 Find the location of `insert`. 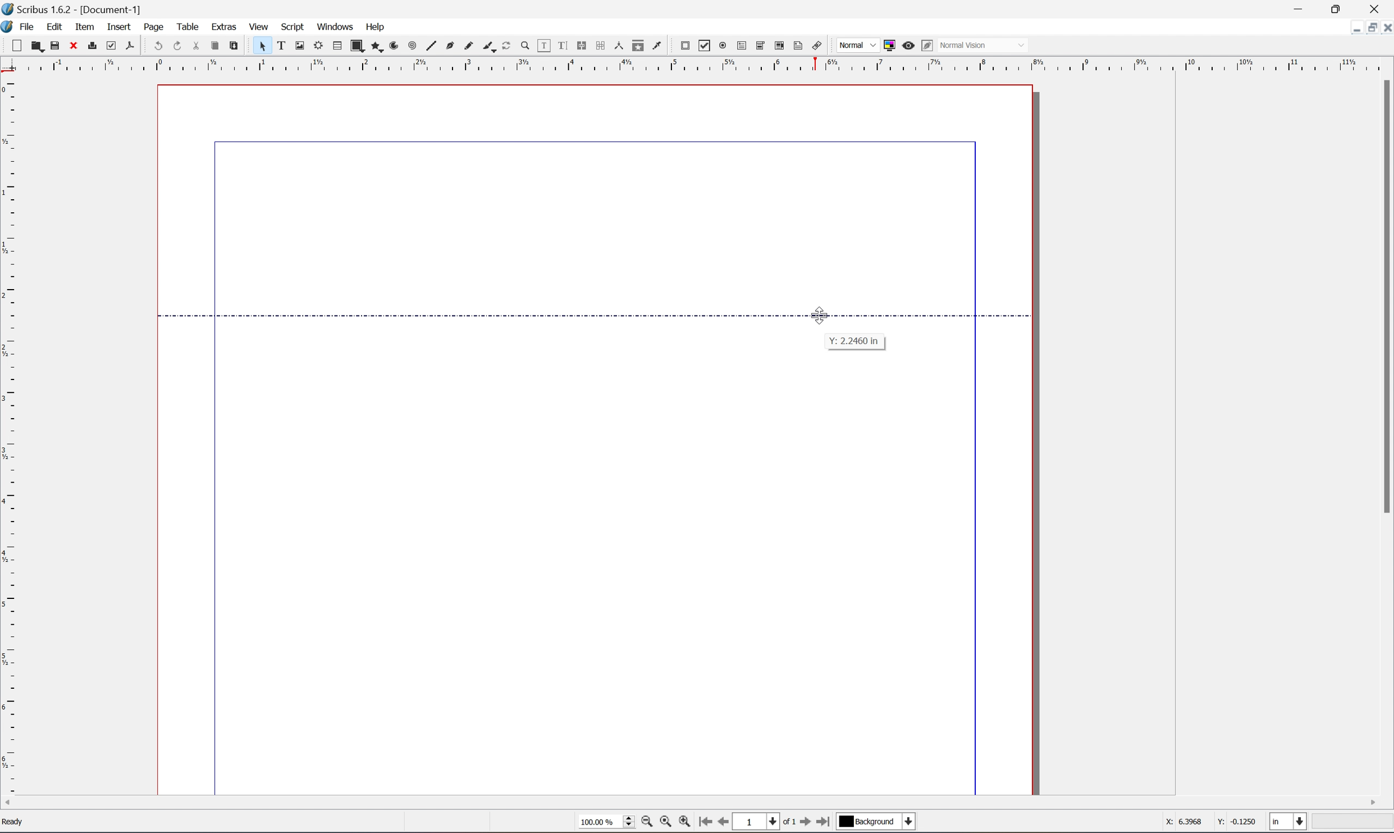

insert is located at coordinates (112, 25).